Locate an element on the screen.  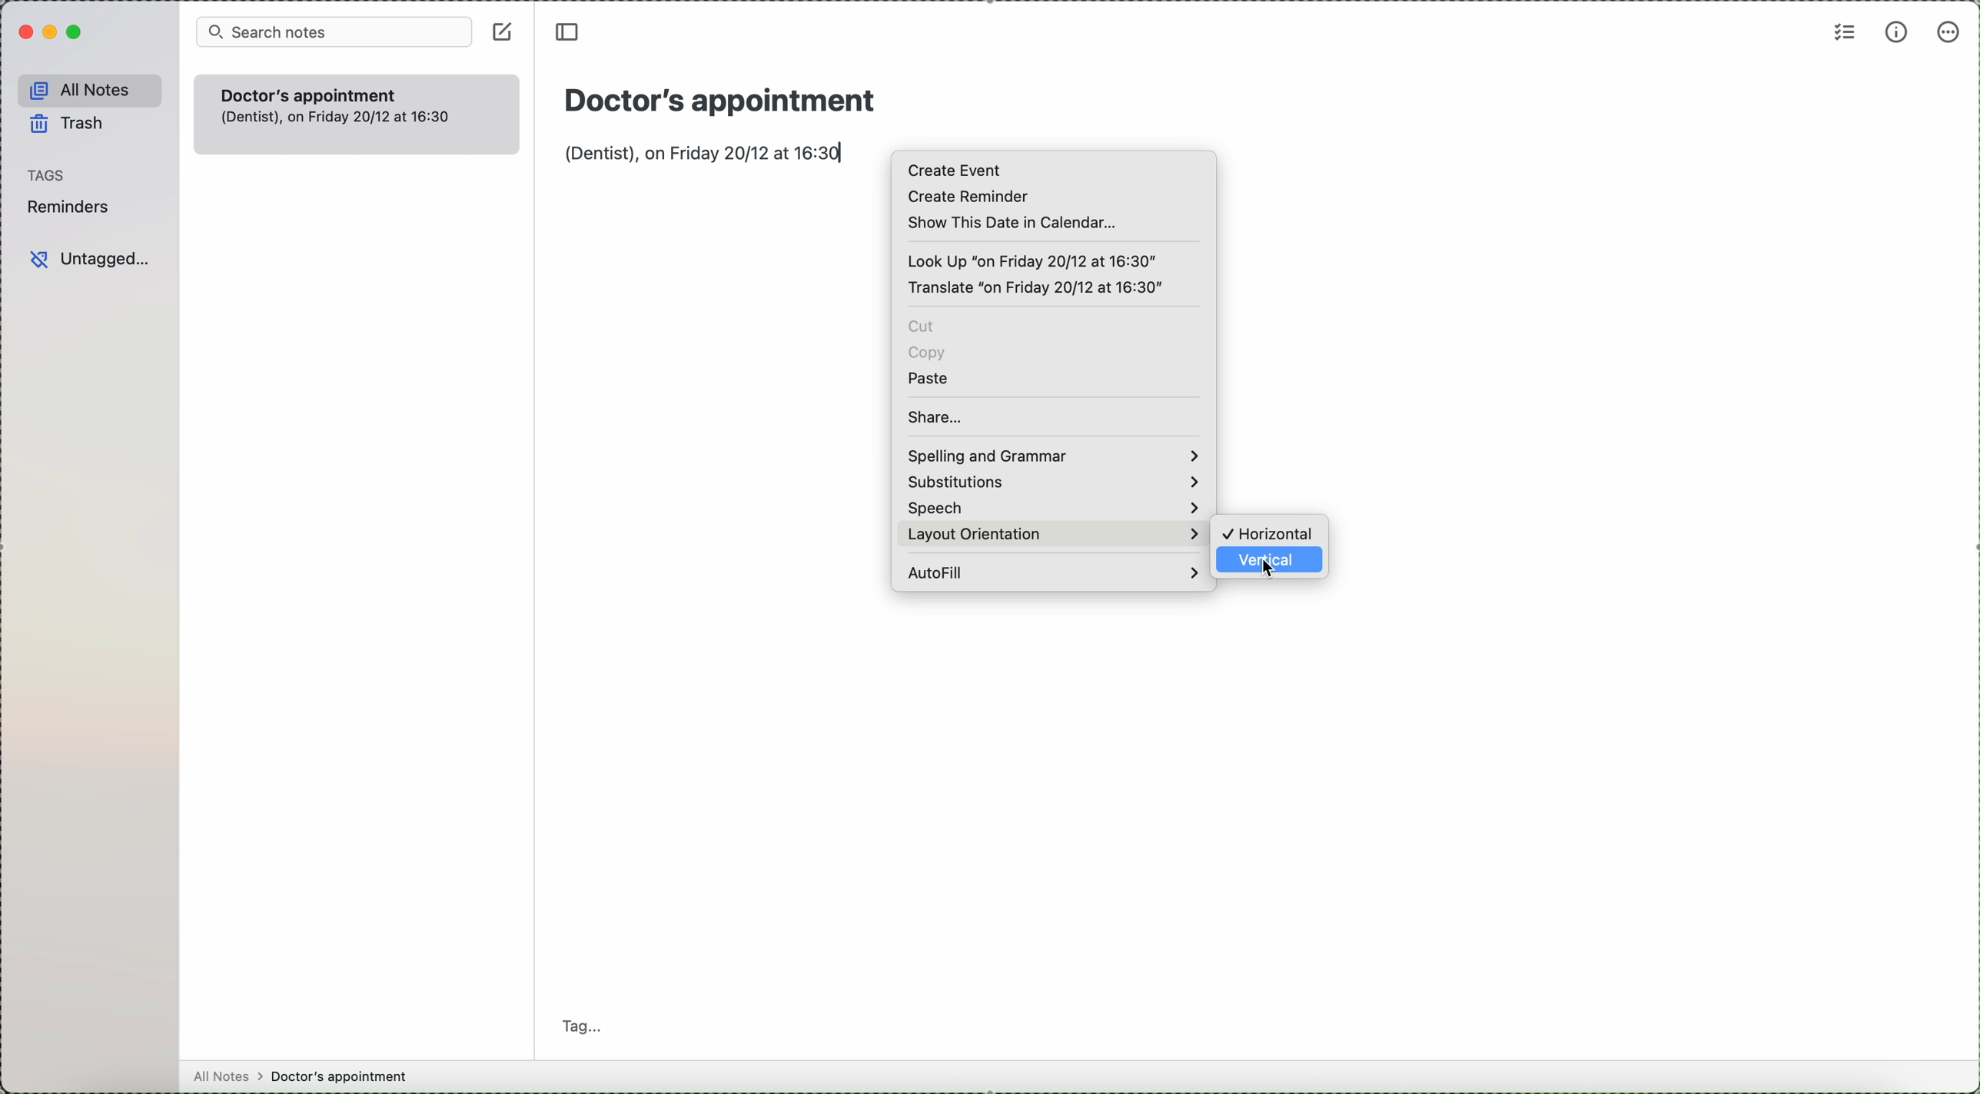
body text: dentist on friday 20/12 at 16:30 is located at coordinates (702, 152).